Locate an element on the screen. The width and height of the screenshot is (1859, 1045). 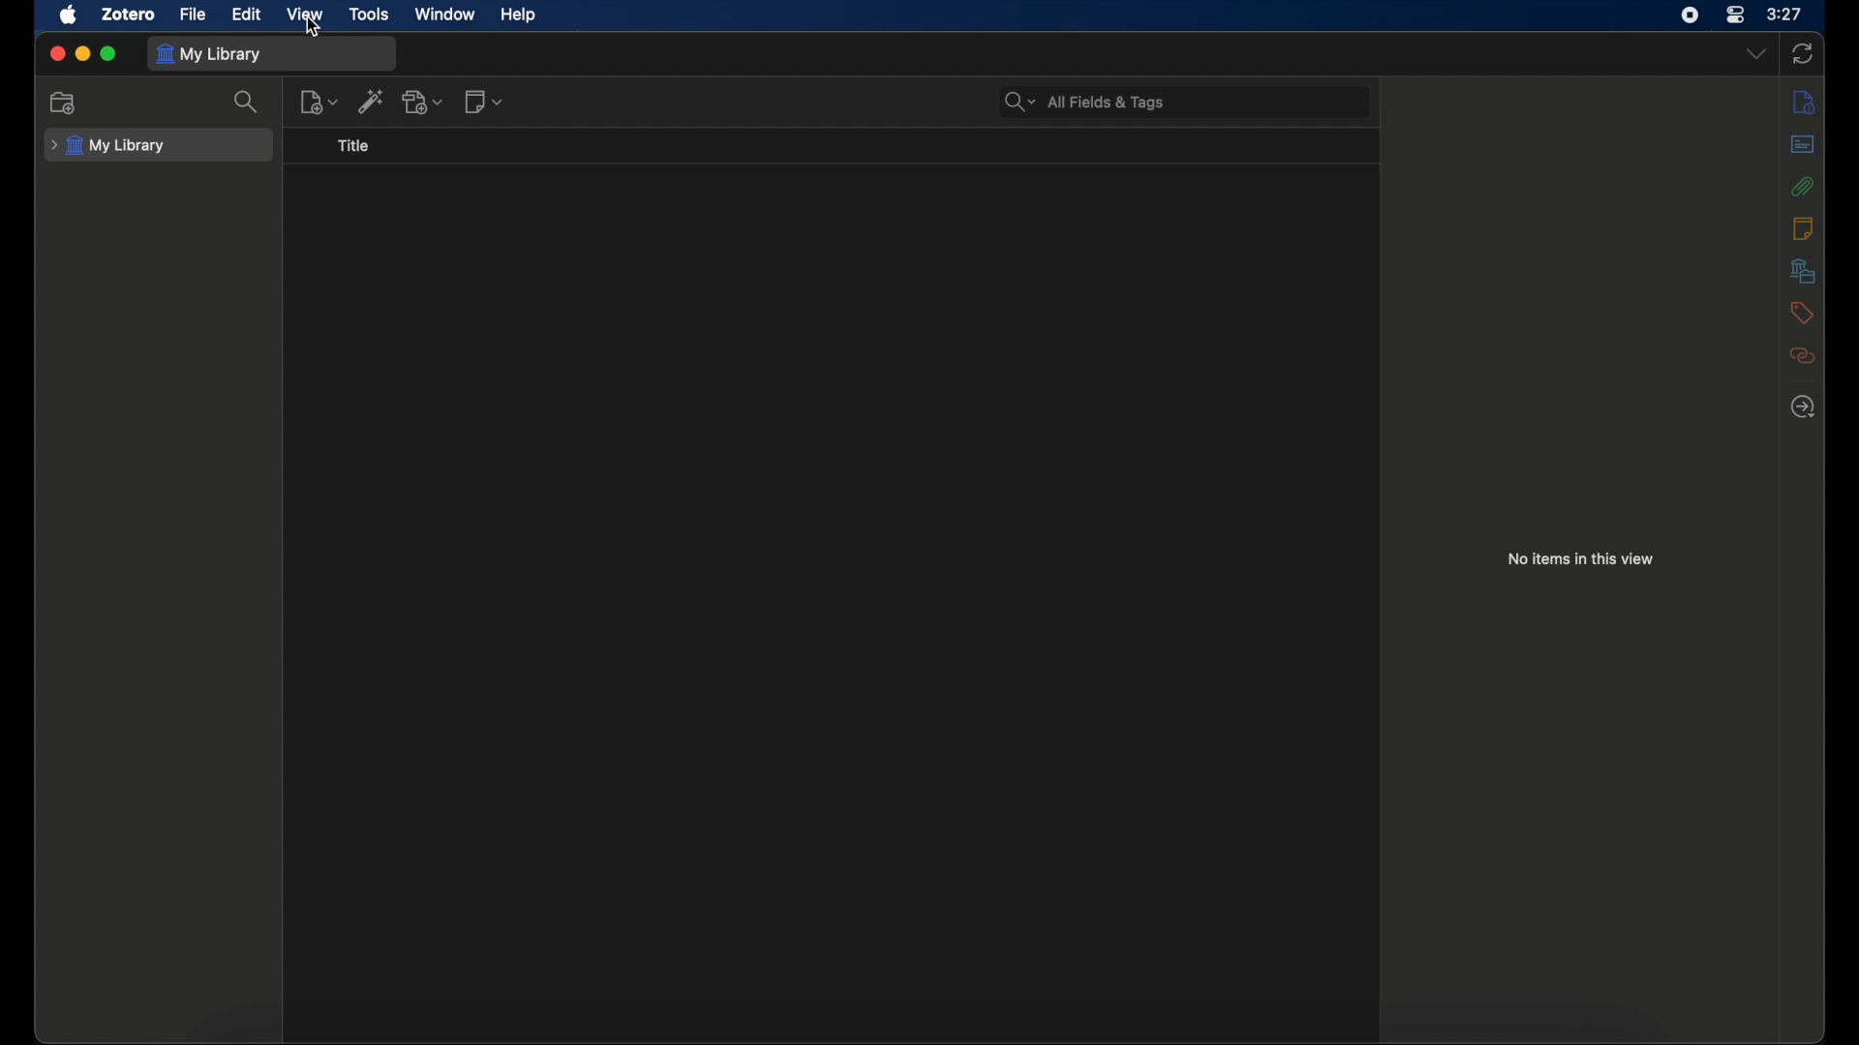
info is located at coordinates (1803, 227).